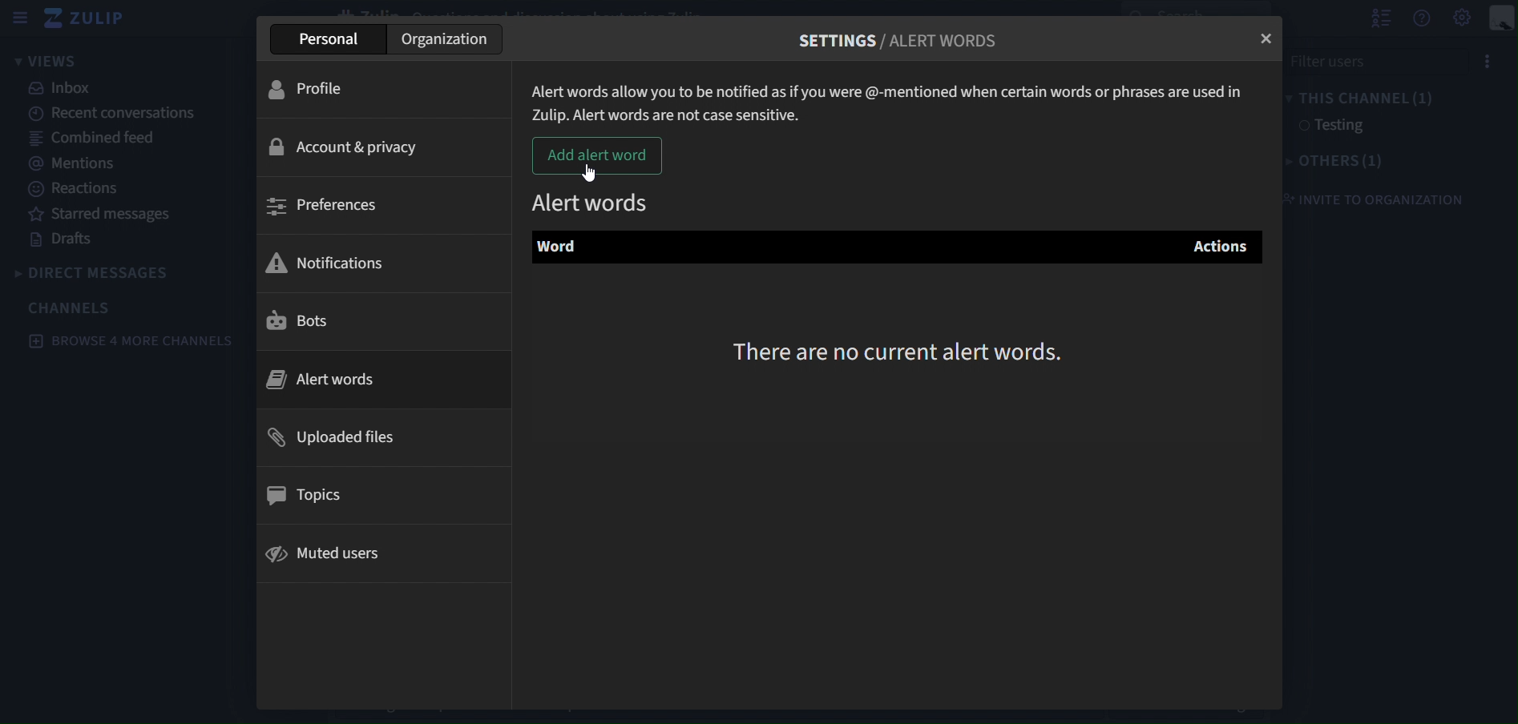 The width and height of the screenshot is (1518, 724). Describe the element at coordinates (79, 164) in the screenshot. I see `mentions` at that location.